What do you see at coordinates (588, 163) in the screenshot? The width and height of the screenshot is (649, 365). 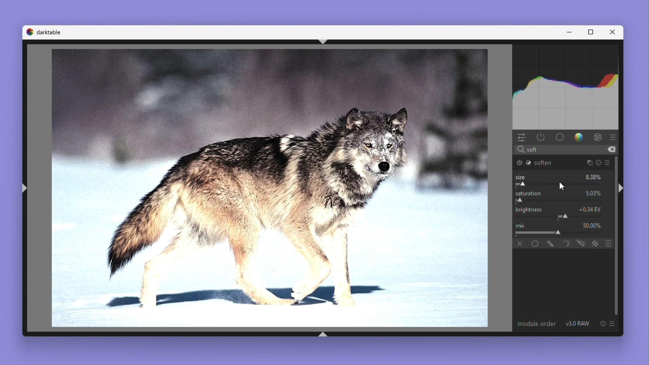 I see `Multiple instance` at bounding box center [588, 163].